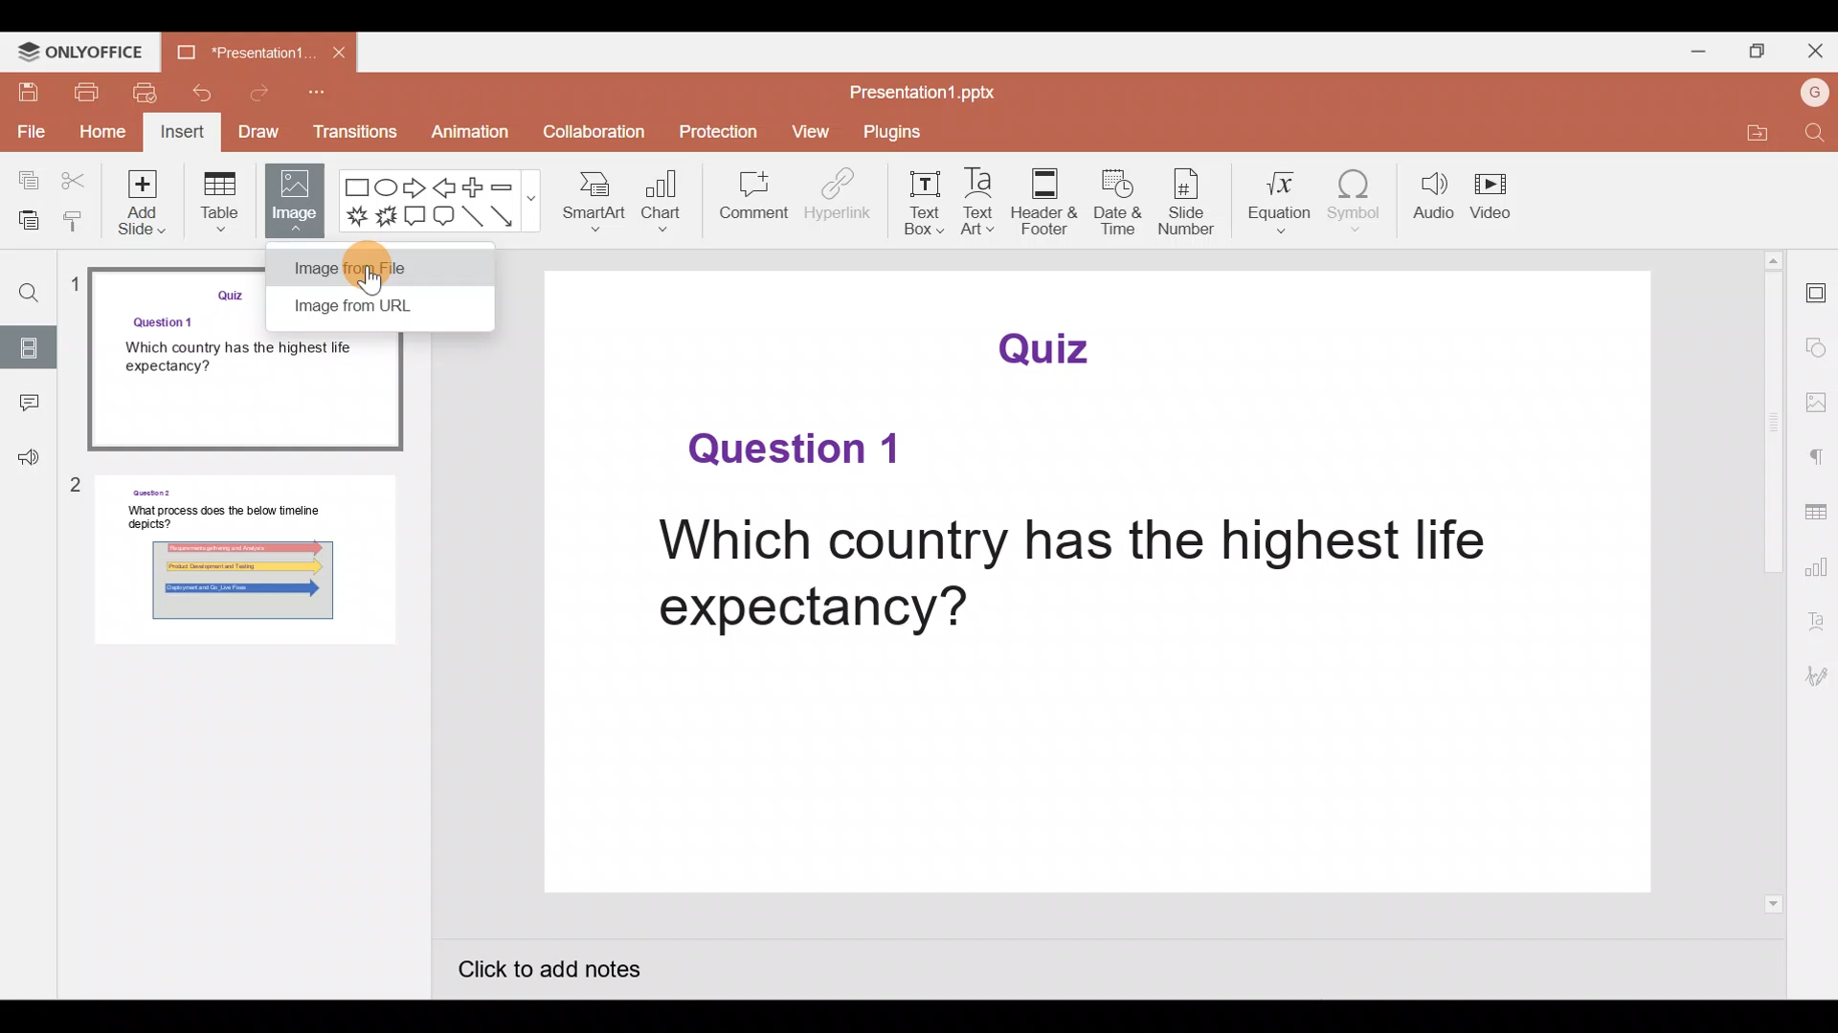  I want to click on Plugins, so click(884, 133).